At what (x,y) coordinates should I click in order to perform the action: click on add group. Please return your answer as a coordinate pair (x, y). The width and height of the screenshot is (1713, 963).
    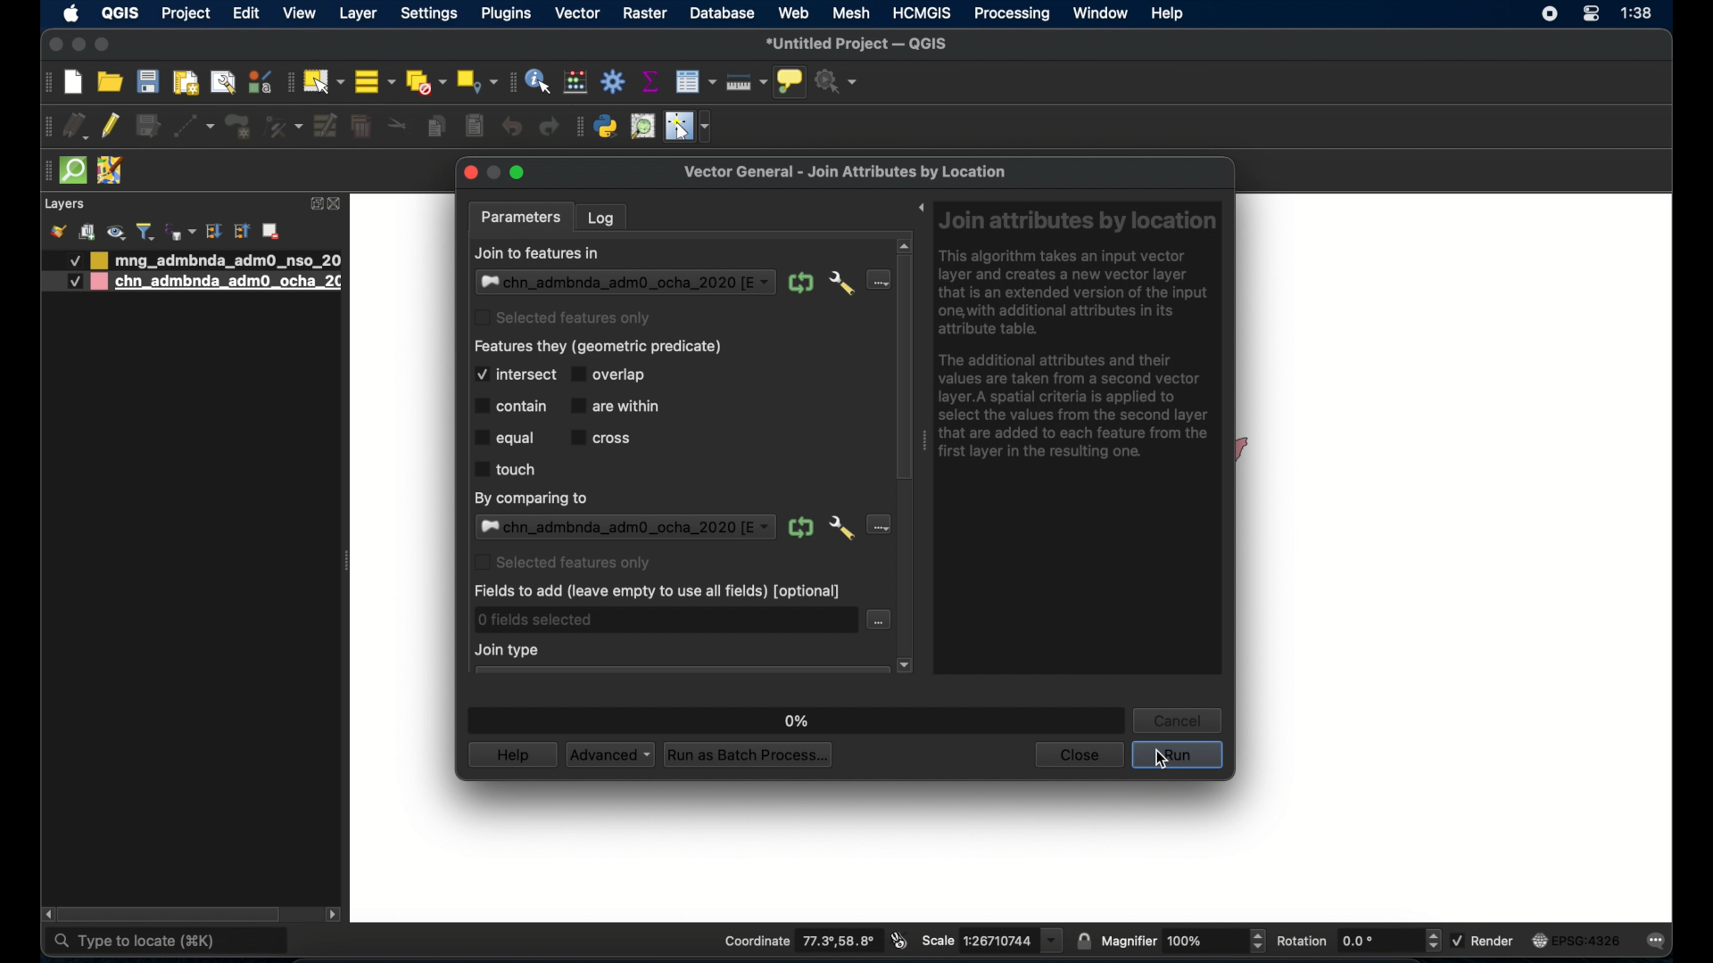
    Looking at the image, I should click on (87, 233).